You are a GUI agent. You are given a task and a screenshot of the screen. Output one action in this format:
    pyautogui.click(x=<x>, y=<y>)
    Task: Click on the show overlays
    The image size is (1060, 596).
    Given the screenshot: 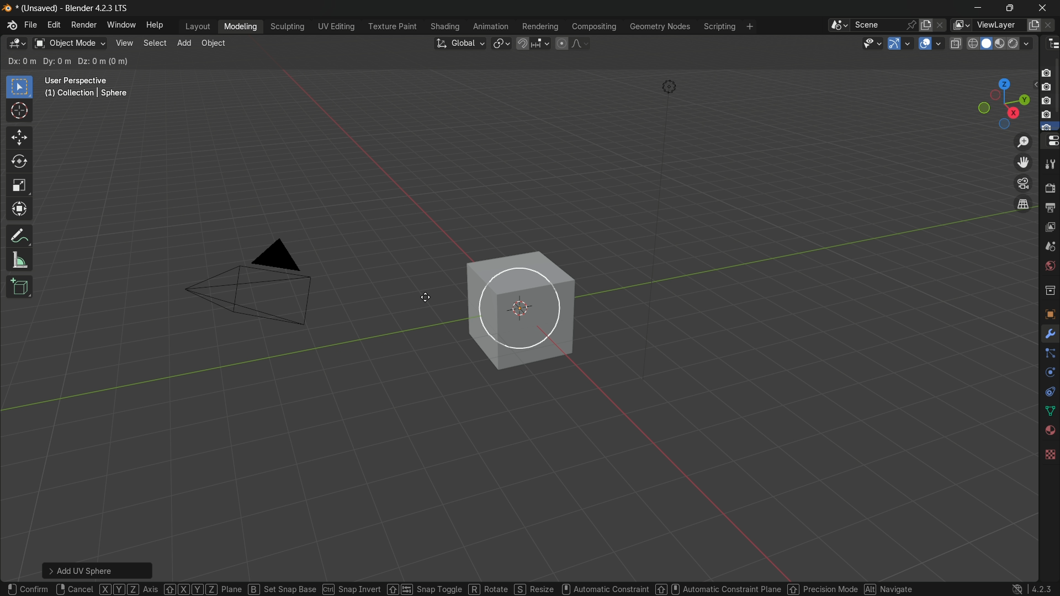 What is the action you would take?
    pyautogui.click(x=940, y=44)
    